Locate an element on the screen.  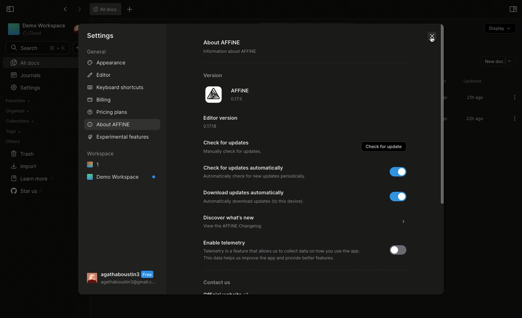
Enabled is located at coordinates (396, 196).